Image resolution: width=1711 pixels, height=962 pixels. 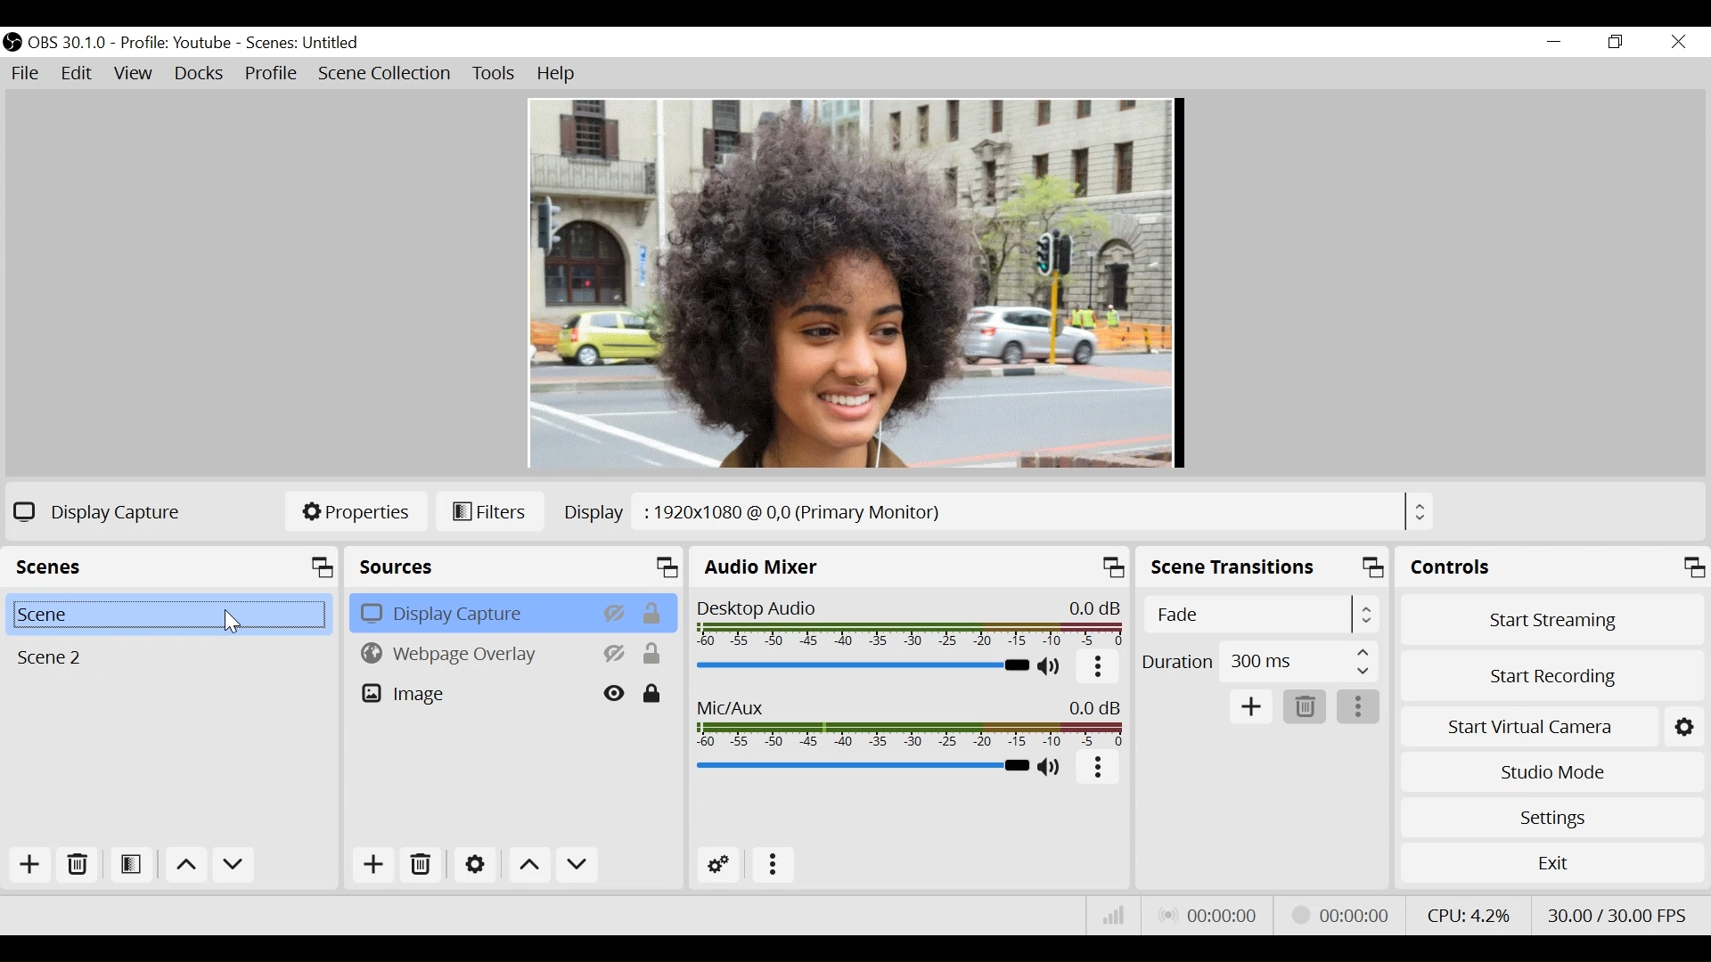 I want to click on Delete, so click(x=421, y=862).